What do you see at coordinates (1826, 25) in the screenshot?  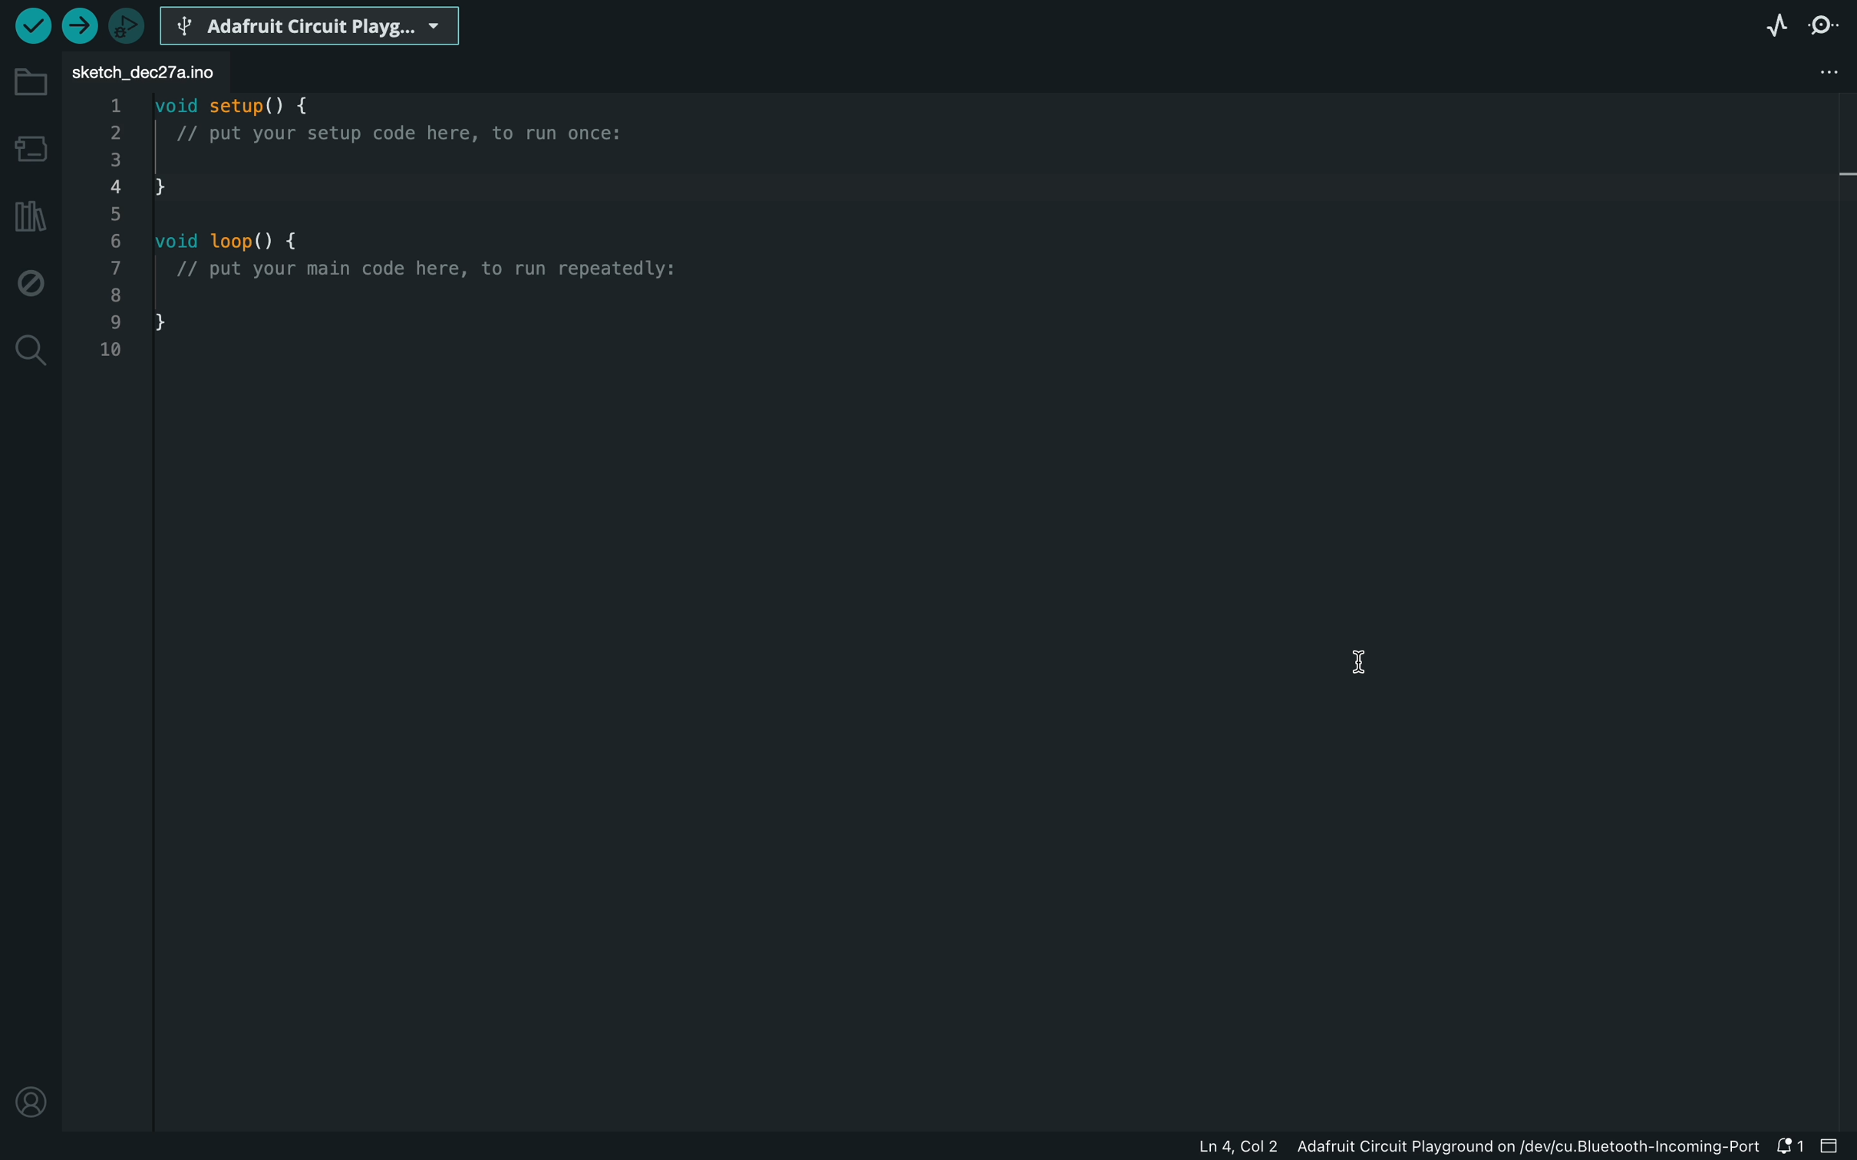 I see `serial monitor` at bounding box center [1826, 25].